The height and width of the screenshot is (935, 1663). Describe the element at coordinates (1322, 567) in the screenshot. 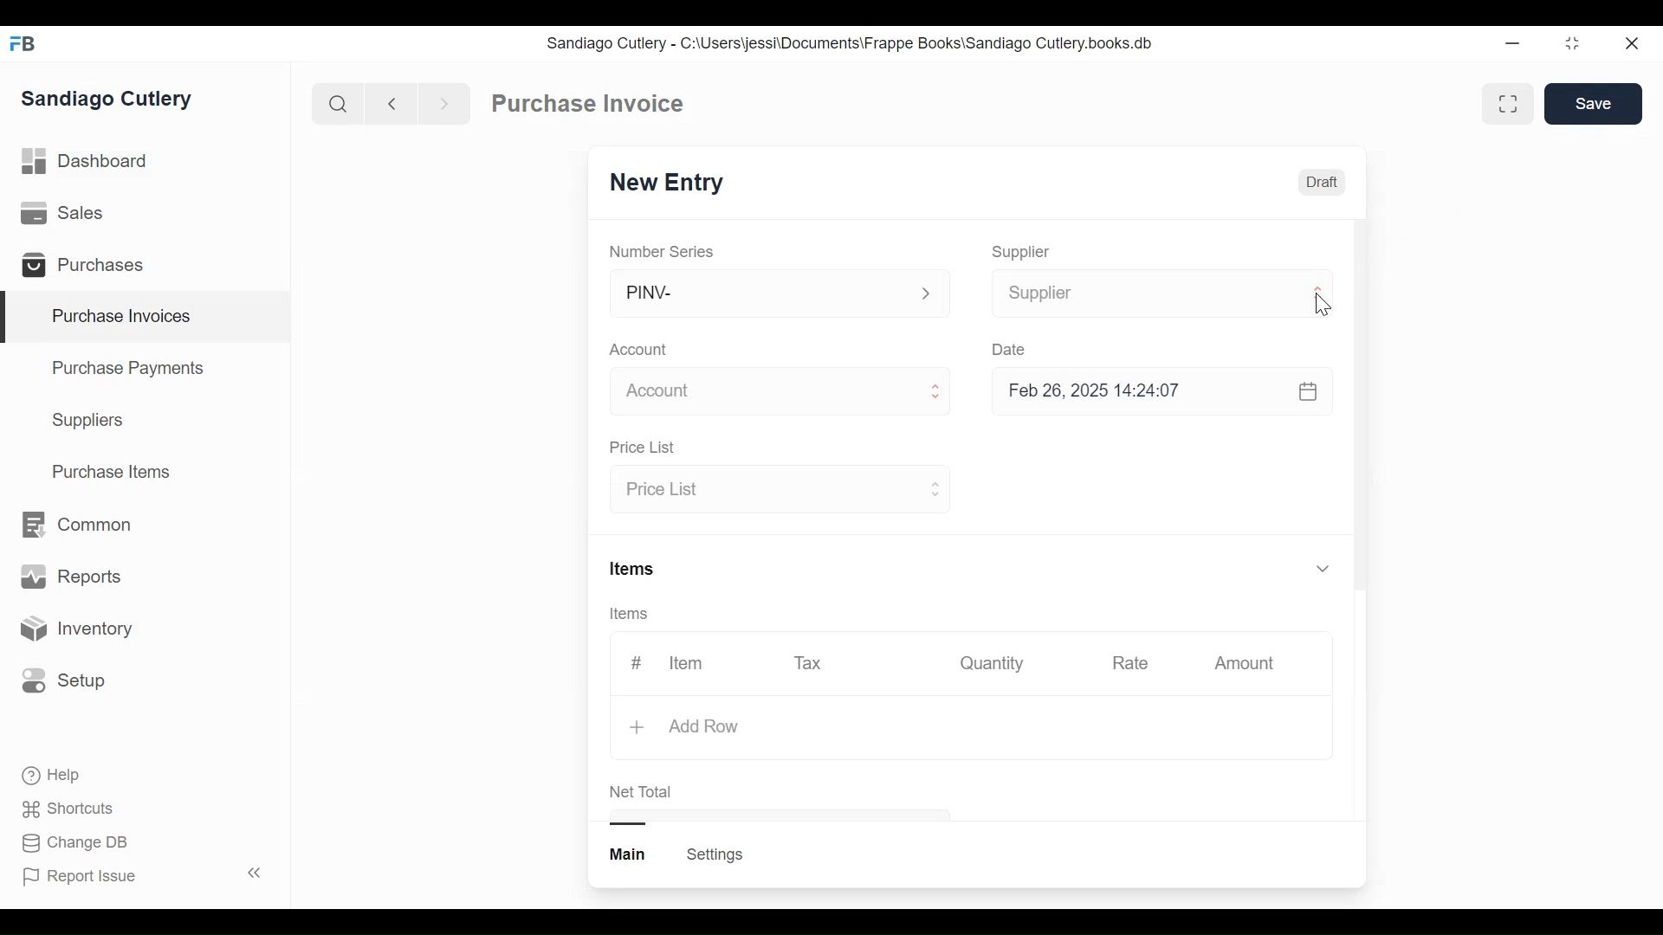

I see `Expand` at that location.